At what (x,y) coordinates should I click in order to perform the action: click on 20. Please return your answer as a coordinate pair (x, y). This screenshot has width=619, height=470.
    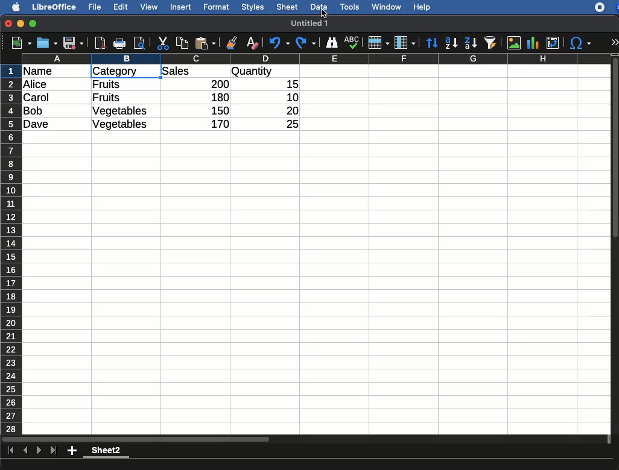
    Looking at the image, I should click on (288, 110).